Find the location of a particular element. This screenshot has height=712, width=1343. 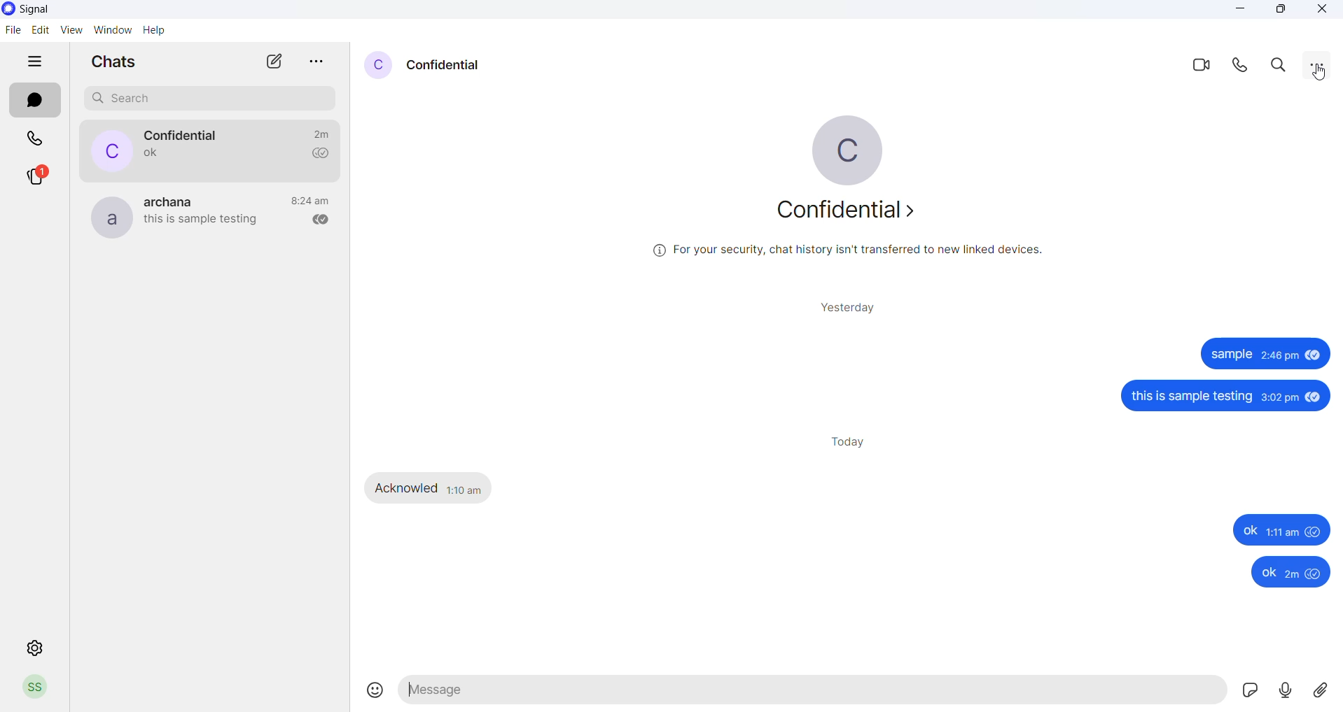

this is sample testing is located at coordinates (1223, 396).